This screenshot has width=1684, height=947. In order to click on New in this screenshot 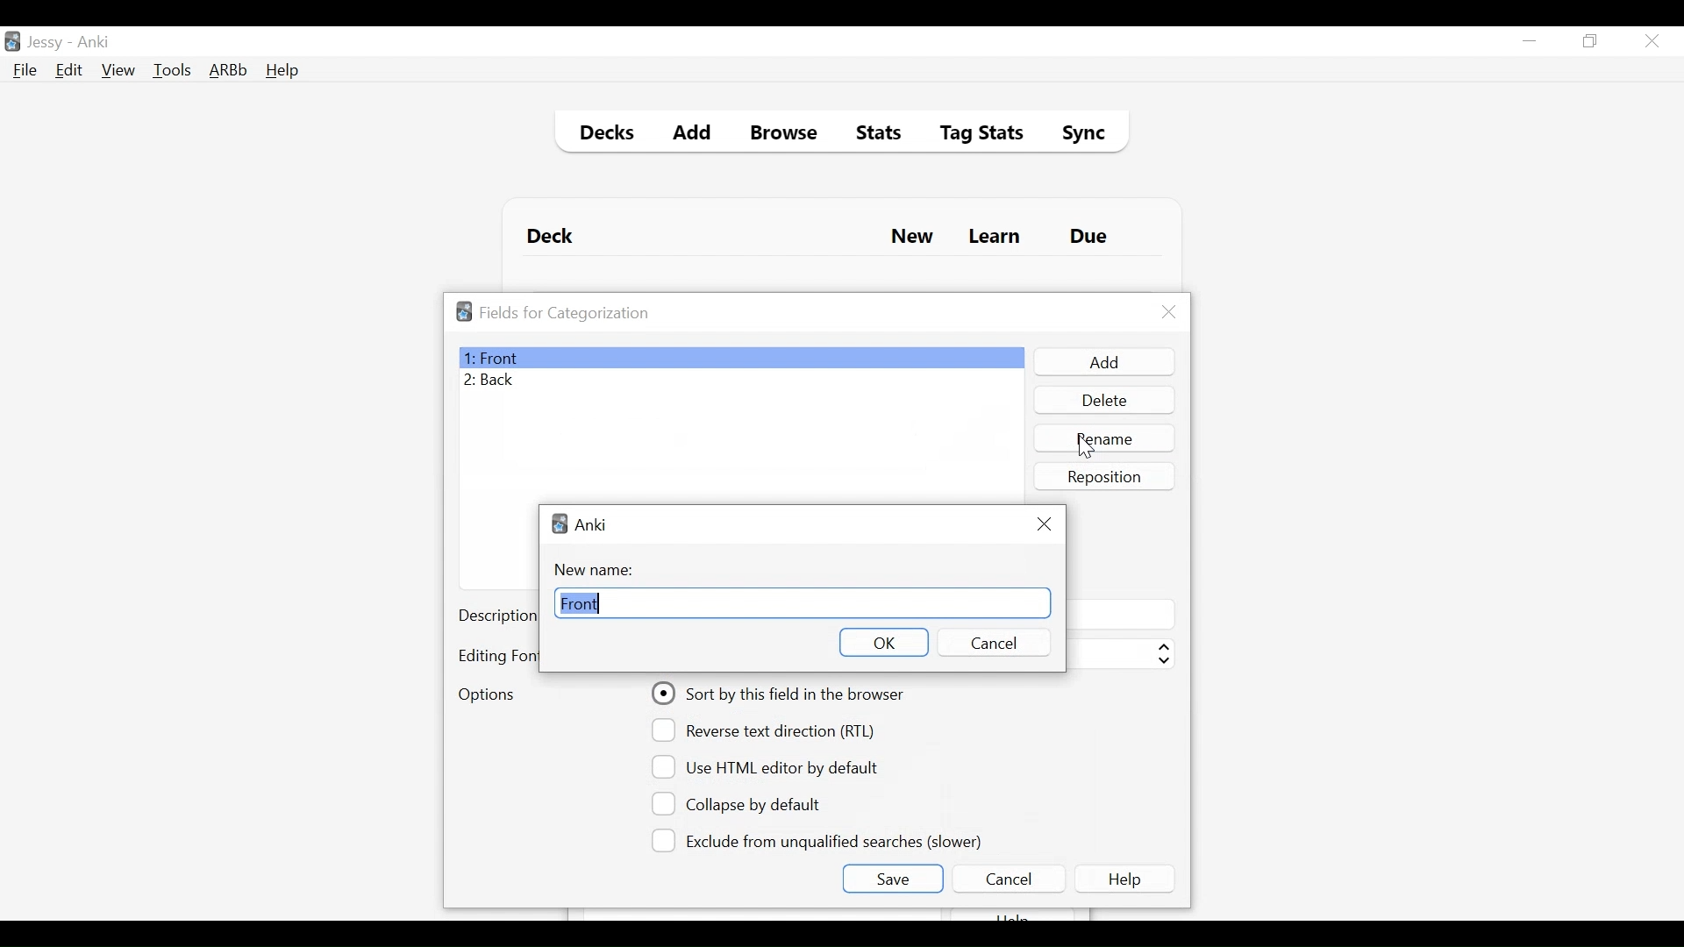, I will do `click(912, 239)`.